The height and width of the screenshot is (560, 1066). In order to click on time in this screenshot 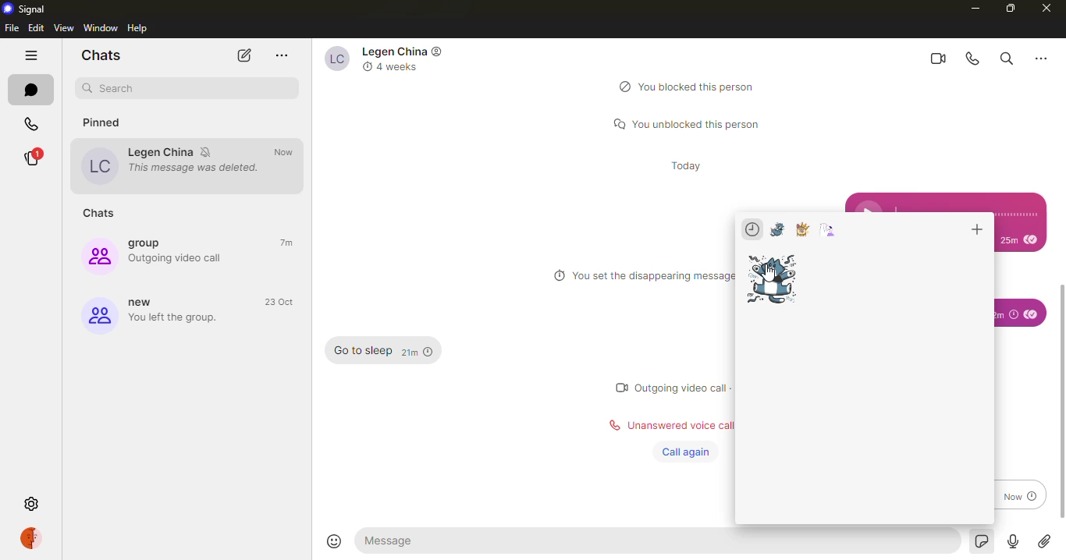, I will do `click(418, 353)`.